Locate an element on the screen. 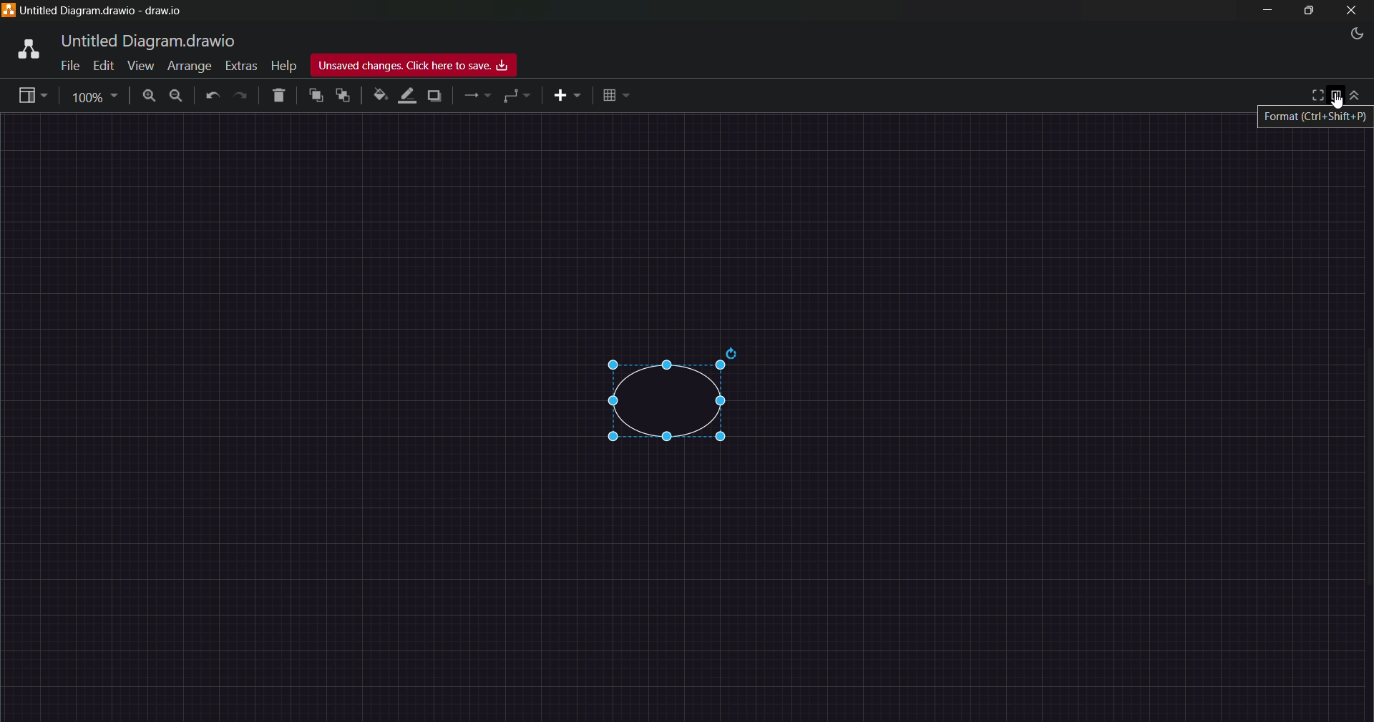 The width and height of the screenshot is (1374, 722). insert is located at coordinates (568, 96).